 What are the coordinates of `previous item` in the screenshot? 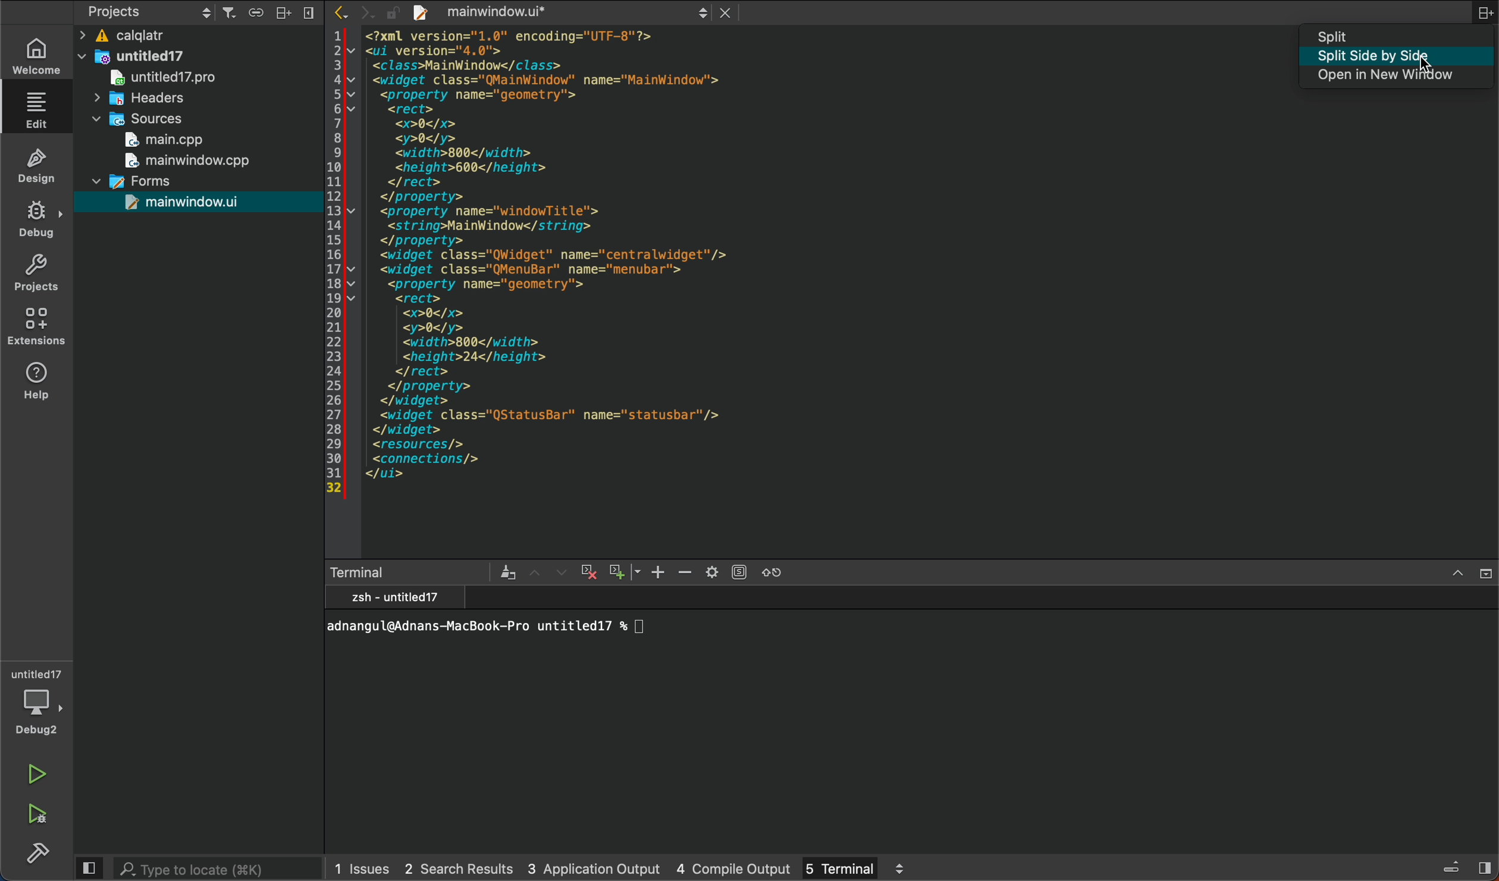 It's located at (537, 573).